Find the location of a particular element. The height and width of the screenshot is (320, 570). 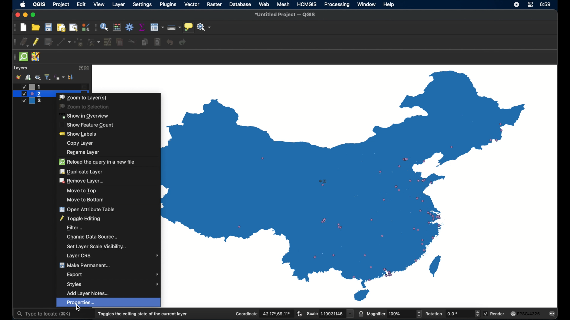

add layer  notes is located at coordinates (88, 293).